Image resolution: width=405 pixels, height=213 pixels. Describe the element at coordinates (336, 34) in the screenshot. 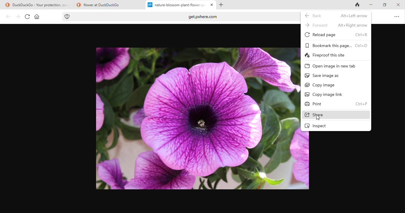

I see `reload page` at that location.